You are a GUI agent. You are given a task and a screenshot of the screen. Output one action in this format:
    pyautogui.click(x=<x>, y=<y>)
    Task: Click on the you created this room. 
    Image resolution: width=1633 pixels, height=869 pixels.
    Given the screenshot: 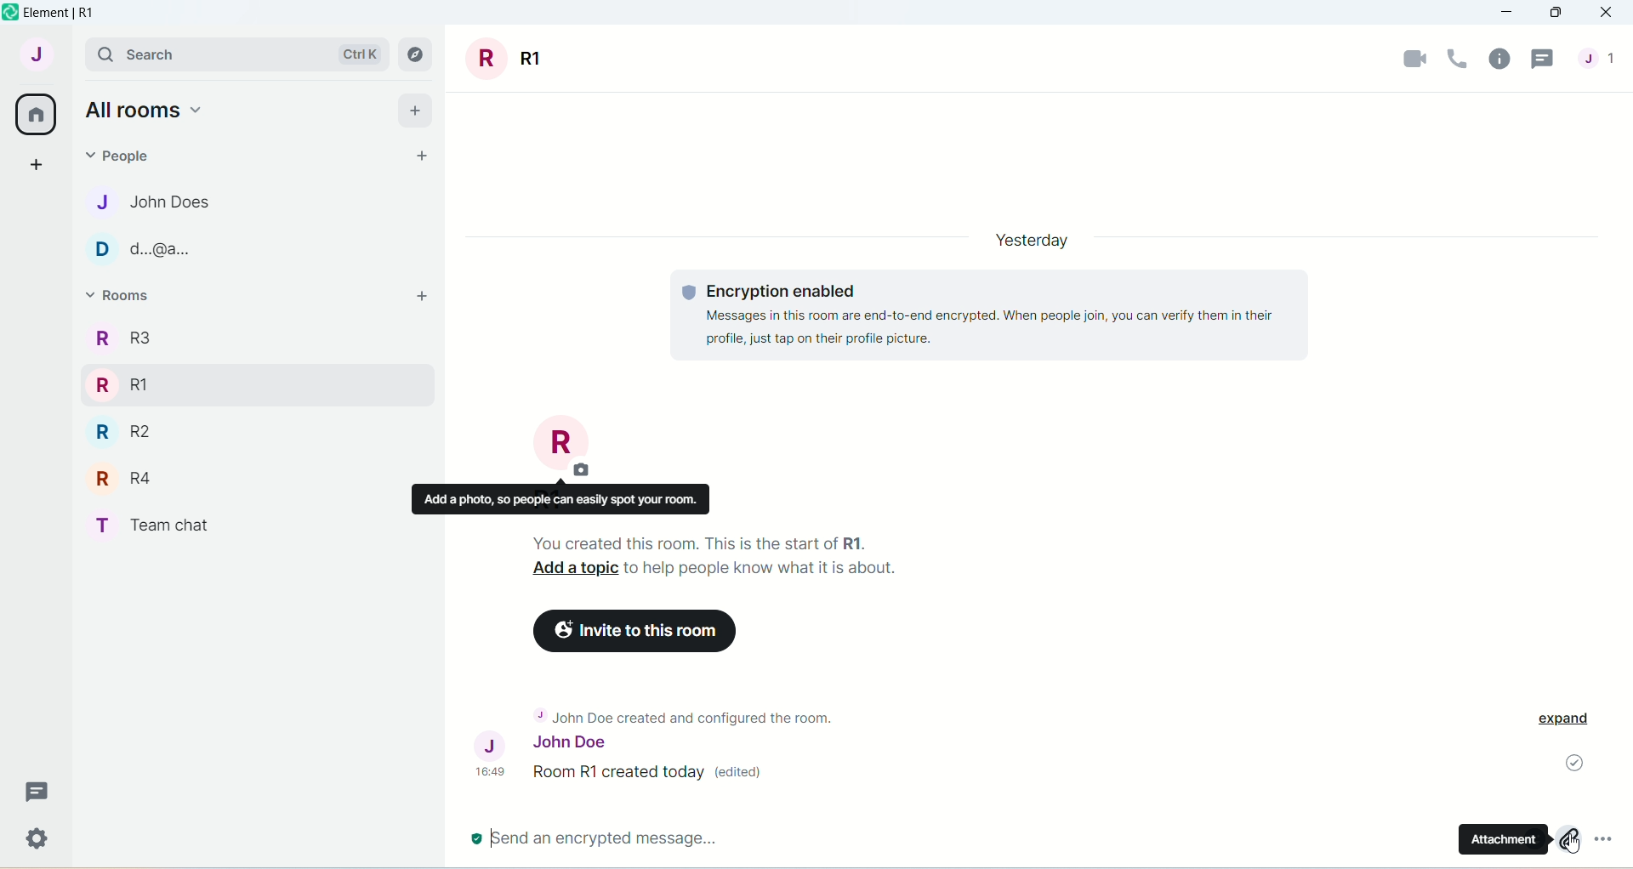 What is the action you would take?
    pyautogui.click(x=691, y=539)
    